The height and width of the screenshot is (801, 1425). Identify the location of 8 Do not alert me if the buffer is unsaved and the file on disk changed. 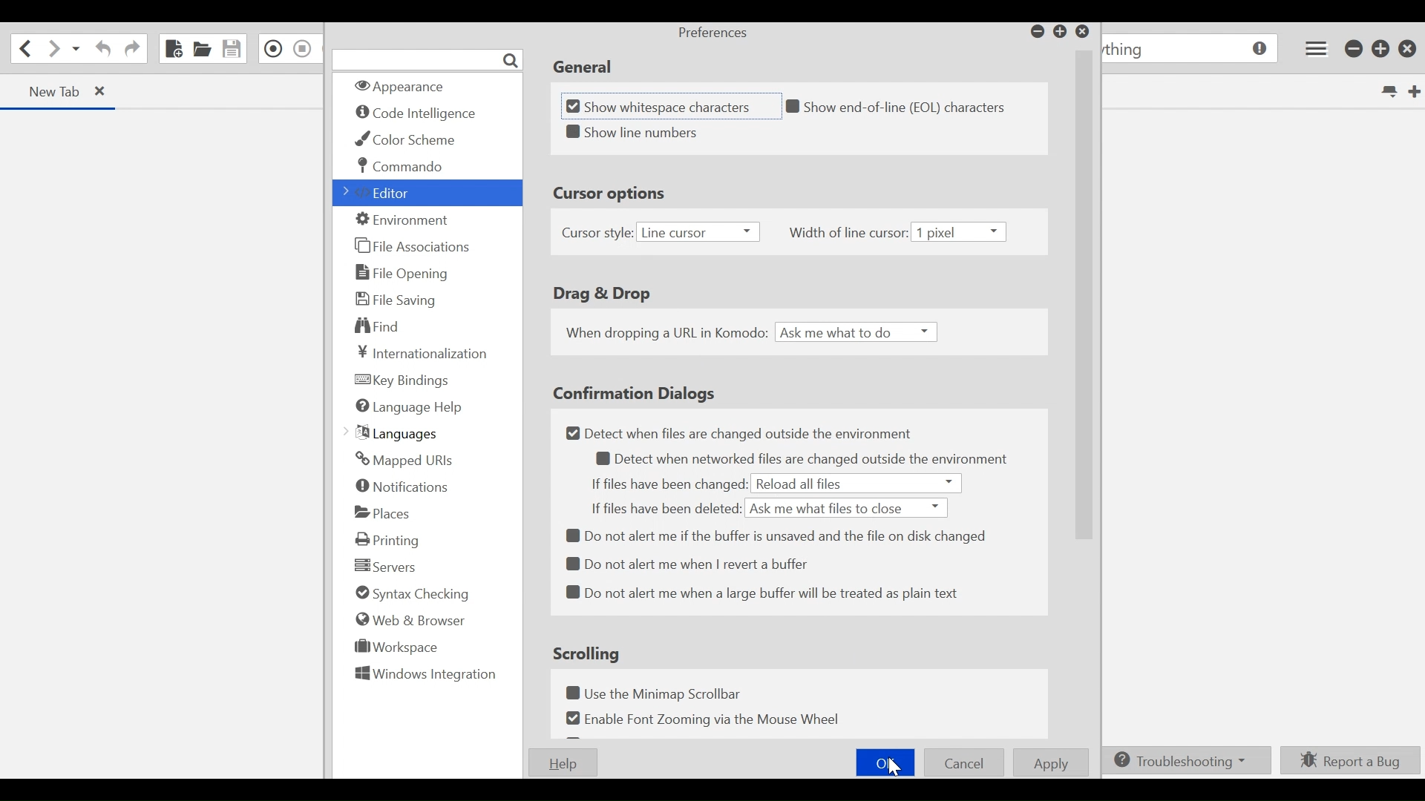
(778, 533).